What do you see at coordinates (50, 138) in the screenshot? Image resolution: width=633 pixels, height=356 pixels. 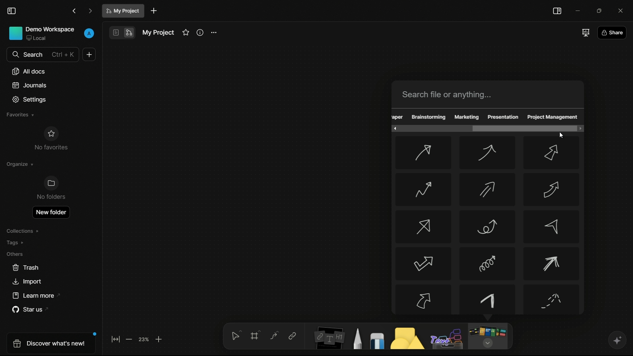 I see `no favorites` at bounding box center [50, 138].